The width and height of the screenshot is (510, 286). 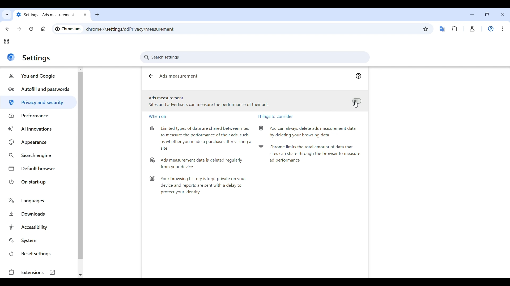 I want to click on Downloads, so click(x=39, y=214).